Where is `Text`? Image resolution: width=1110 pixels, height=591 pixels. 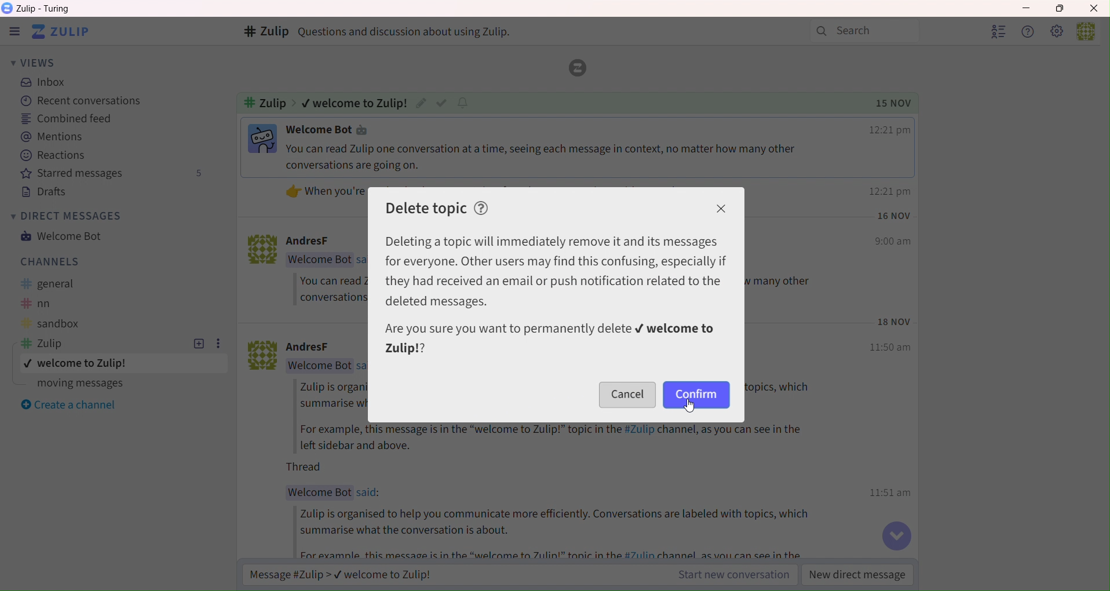 Text is located at coordinates (563, 523).